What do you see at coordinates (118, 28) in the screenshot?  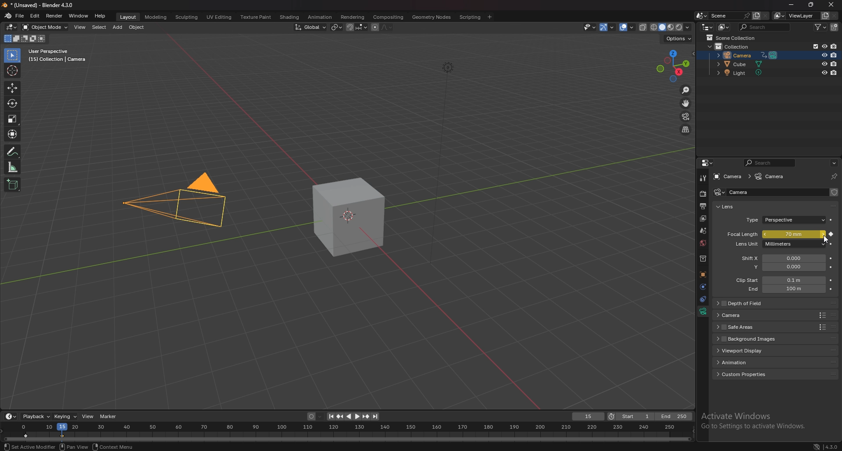 I see `add` at bounding box center [118, 28].